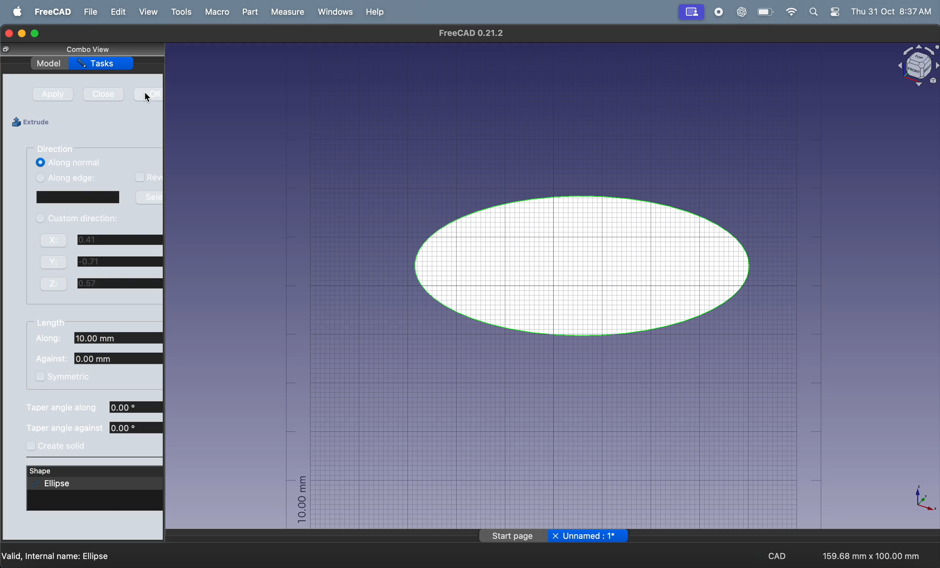  What do you see at coordinates (137, 407) in the screenshot?
I see `0.00 mm` at bounding box center [137, 407].